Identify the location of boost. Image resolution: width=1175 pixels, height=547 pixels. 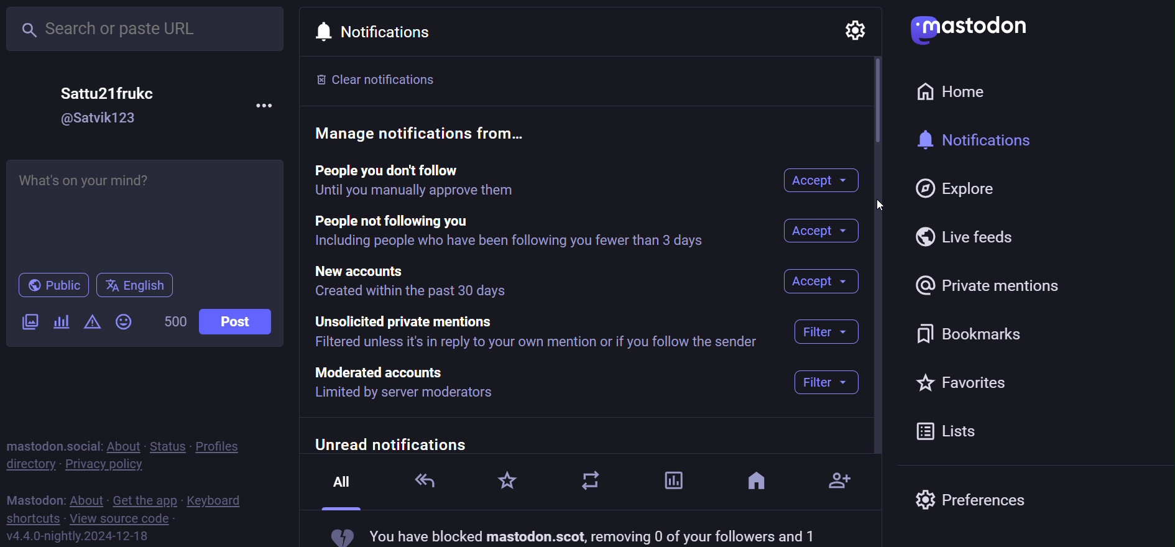
(594, 484).